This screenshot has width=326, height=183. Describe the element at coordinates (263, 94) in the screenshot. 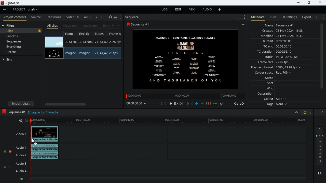

I see `description` at that location.